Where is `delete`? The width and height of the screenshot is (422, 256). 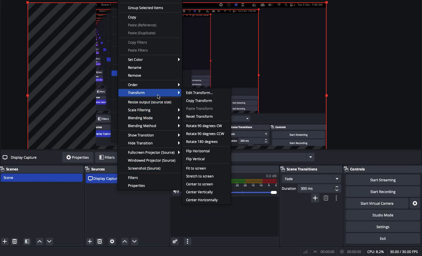 delete is located at coordinates (327, 199).